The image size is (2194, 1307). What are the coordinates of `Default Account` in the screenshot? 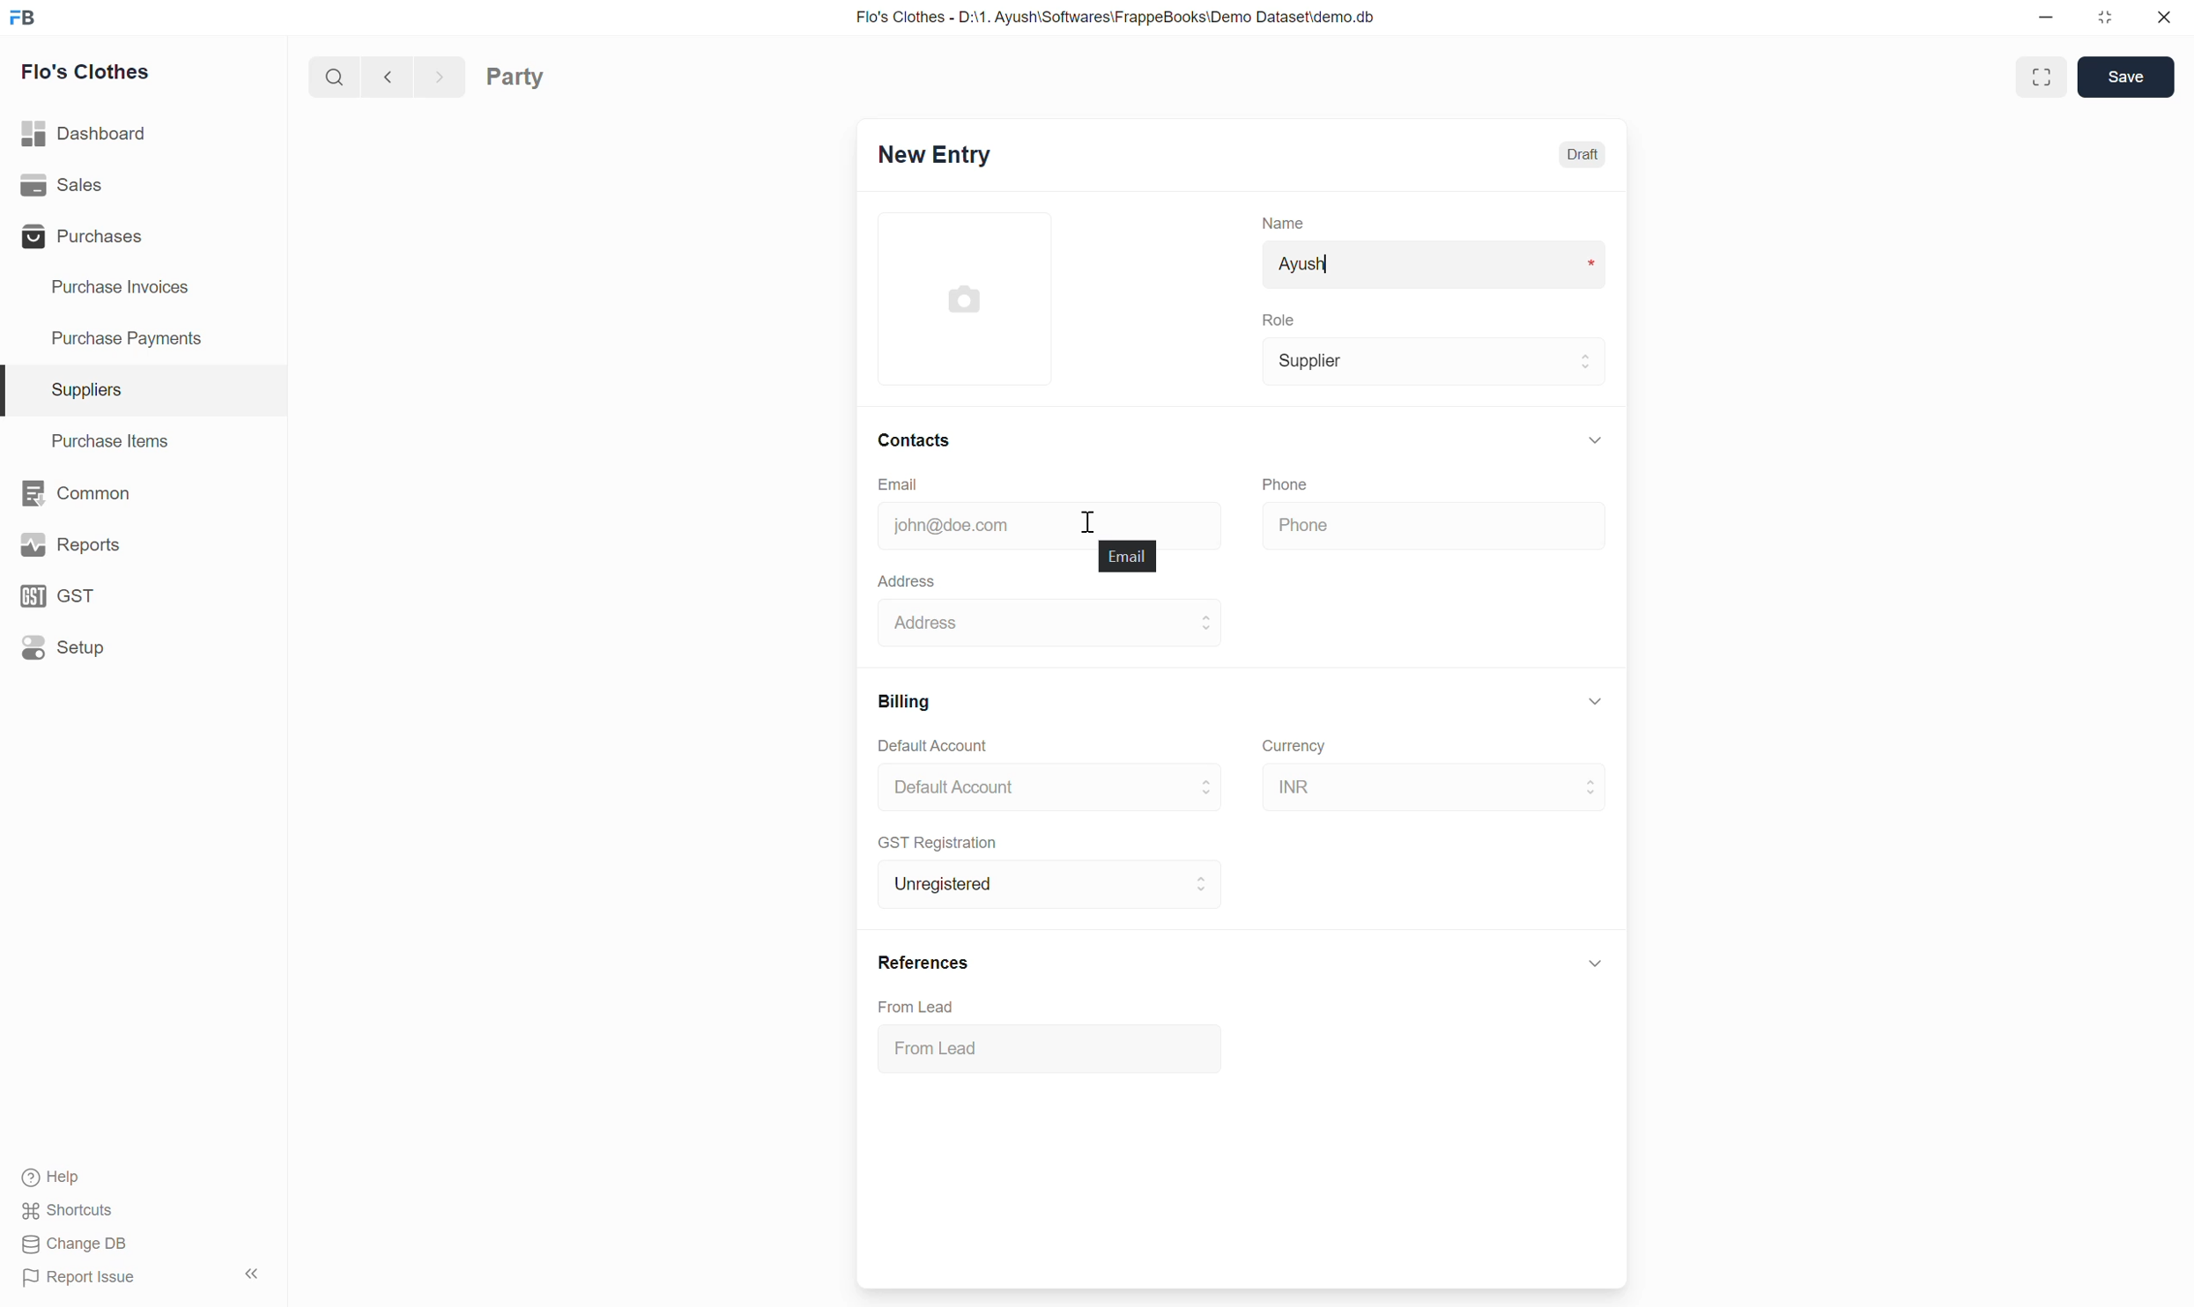 It's located at (934, 744).